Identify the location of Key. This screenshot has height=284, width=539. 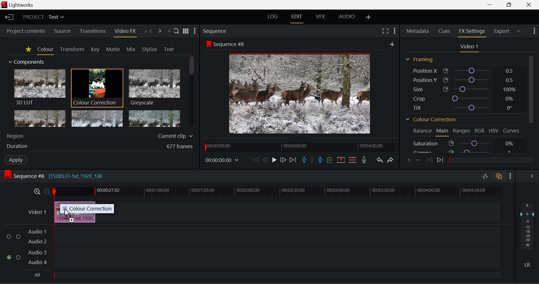
(95, 49).